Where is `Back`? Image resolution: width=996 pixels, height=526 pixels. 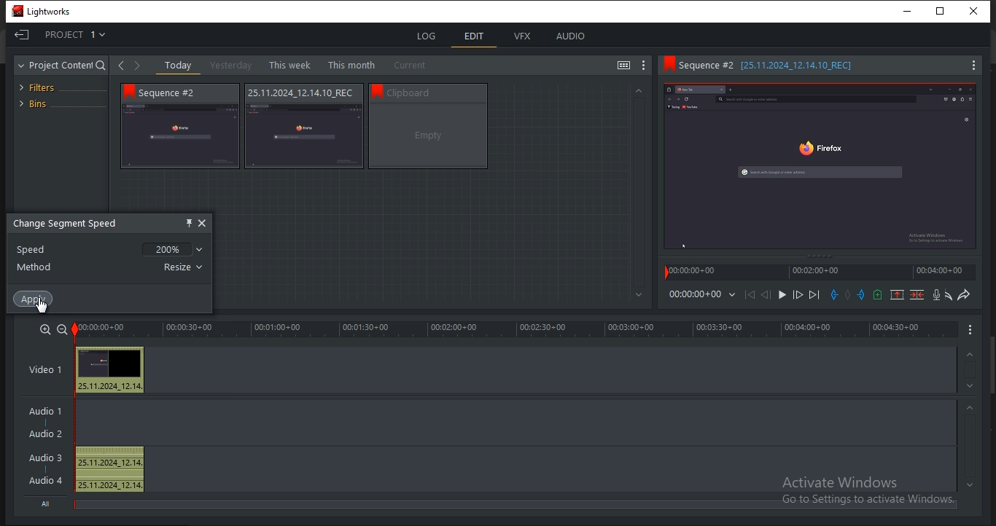
Back is located at coordinates (121, 66).